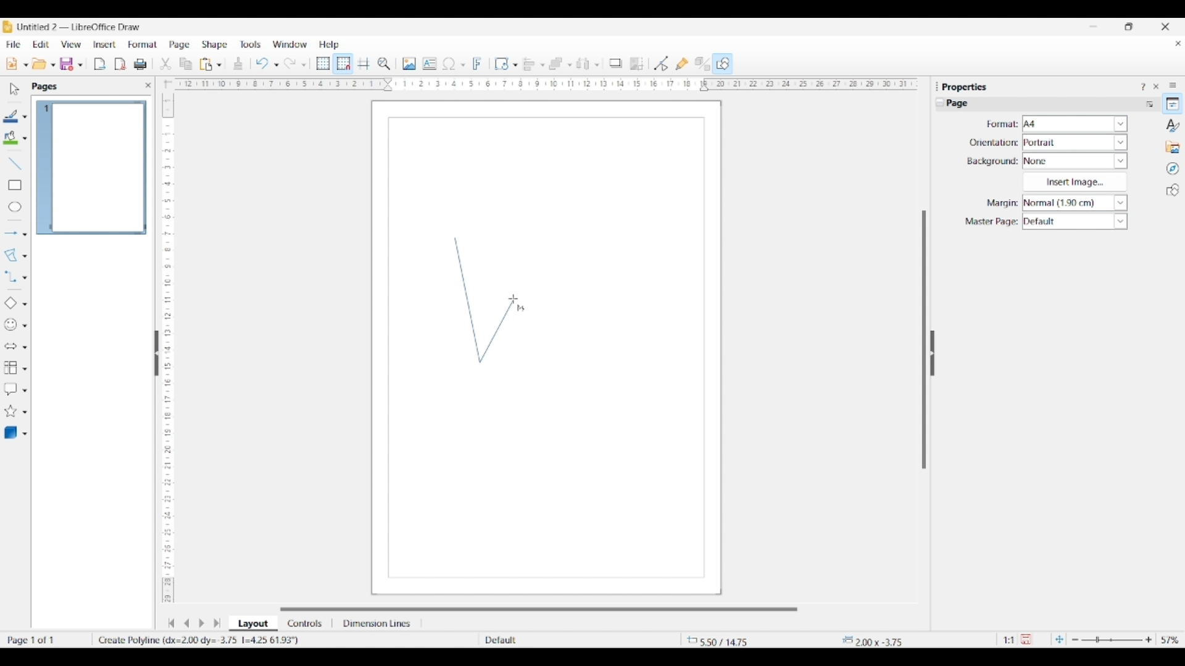  Describe the element at coordinates (1075, 640) in the screenshot. I see `Zoom out` at that location.